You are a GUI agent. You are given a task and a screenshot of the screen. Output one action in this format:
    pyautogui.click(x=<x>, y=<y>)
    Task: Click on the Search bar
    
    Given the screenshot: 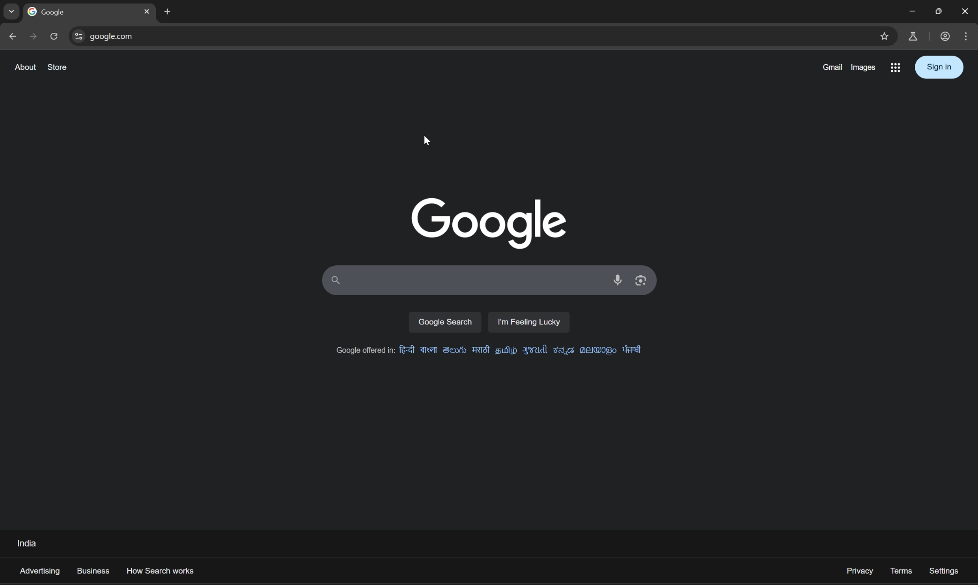 What is the action you would take?
    pyautogui.click(x=463, y=281)
    